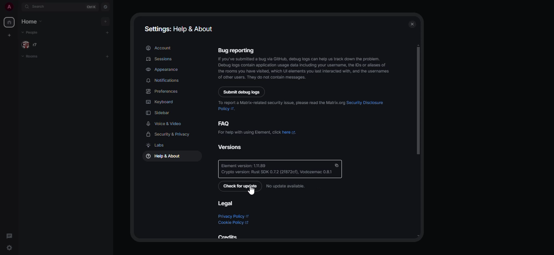 This screenshot has width=554, height=255. Describe the element at coordinates (19, 6) in the screenshot. I see `expand` at that location.